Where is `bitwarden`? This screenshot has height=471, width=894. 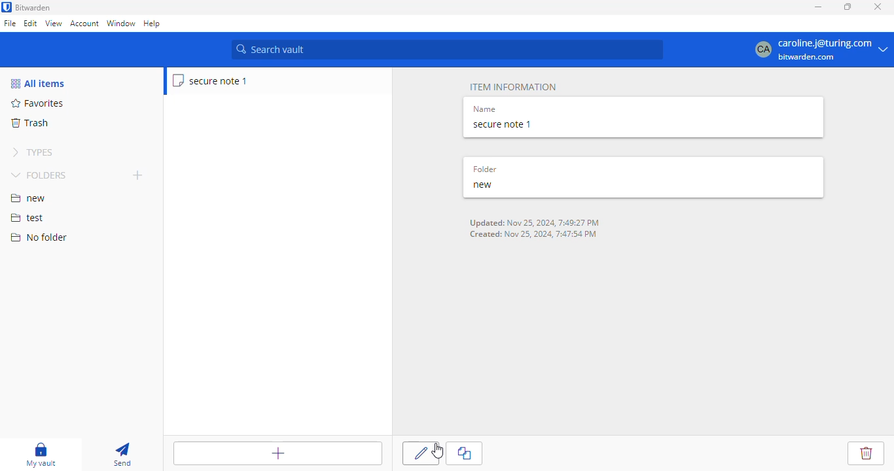
bitwarden is located at coordinates (33, 8).